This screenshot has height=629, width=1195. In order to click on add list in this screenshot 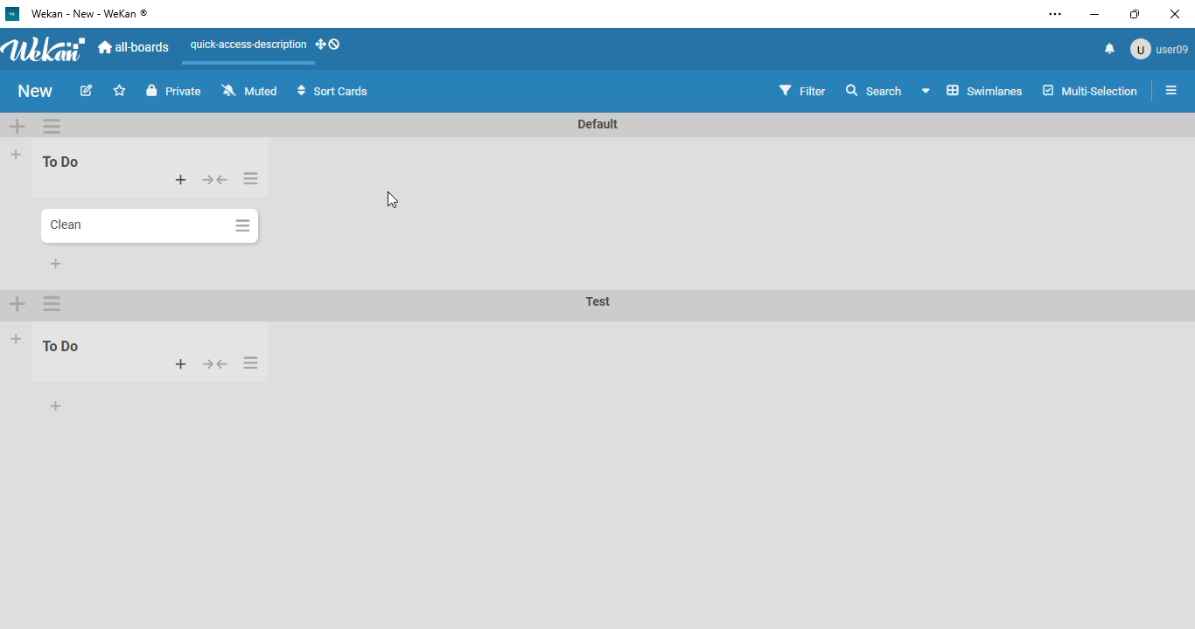, I will do `click(17, 153)`.